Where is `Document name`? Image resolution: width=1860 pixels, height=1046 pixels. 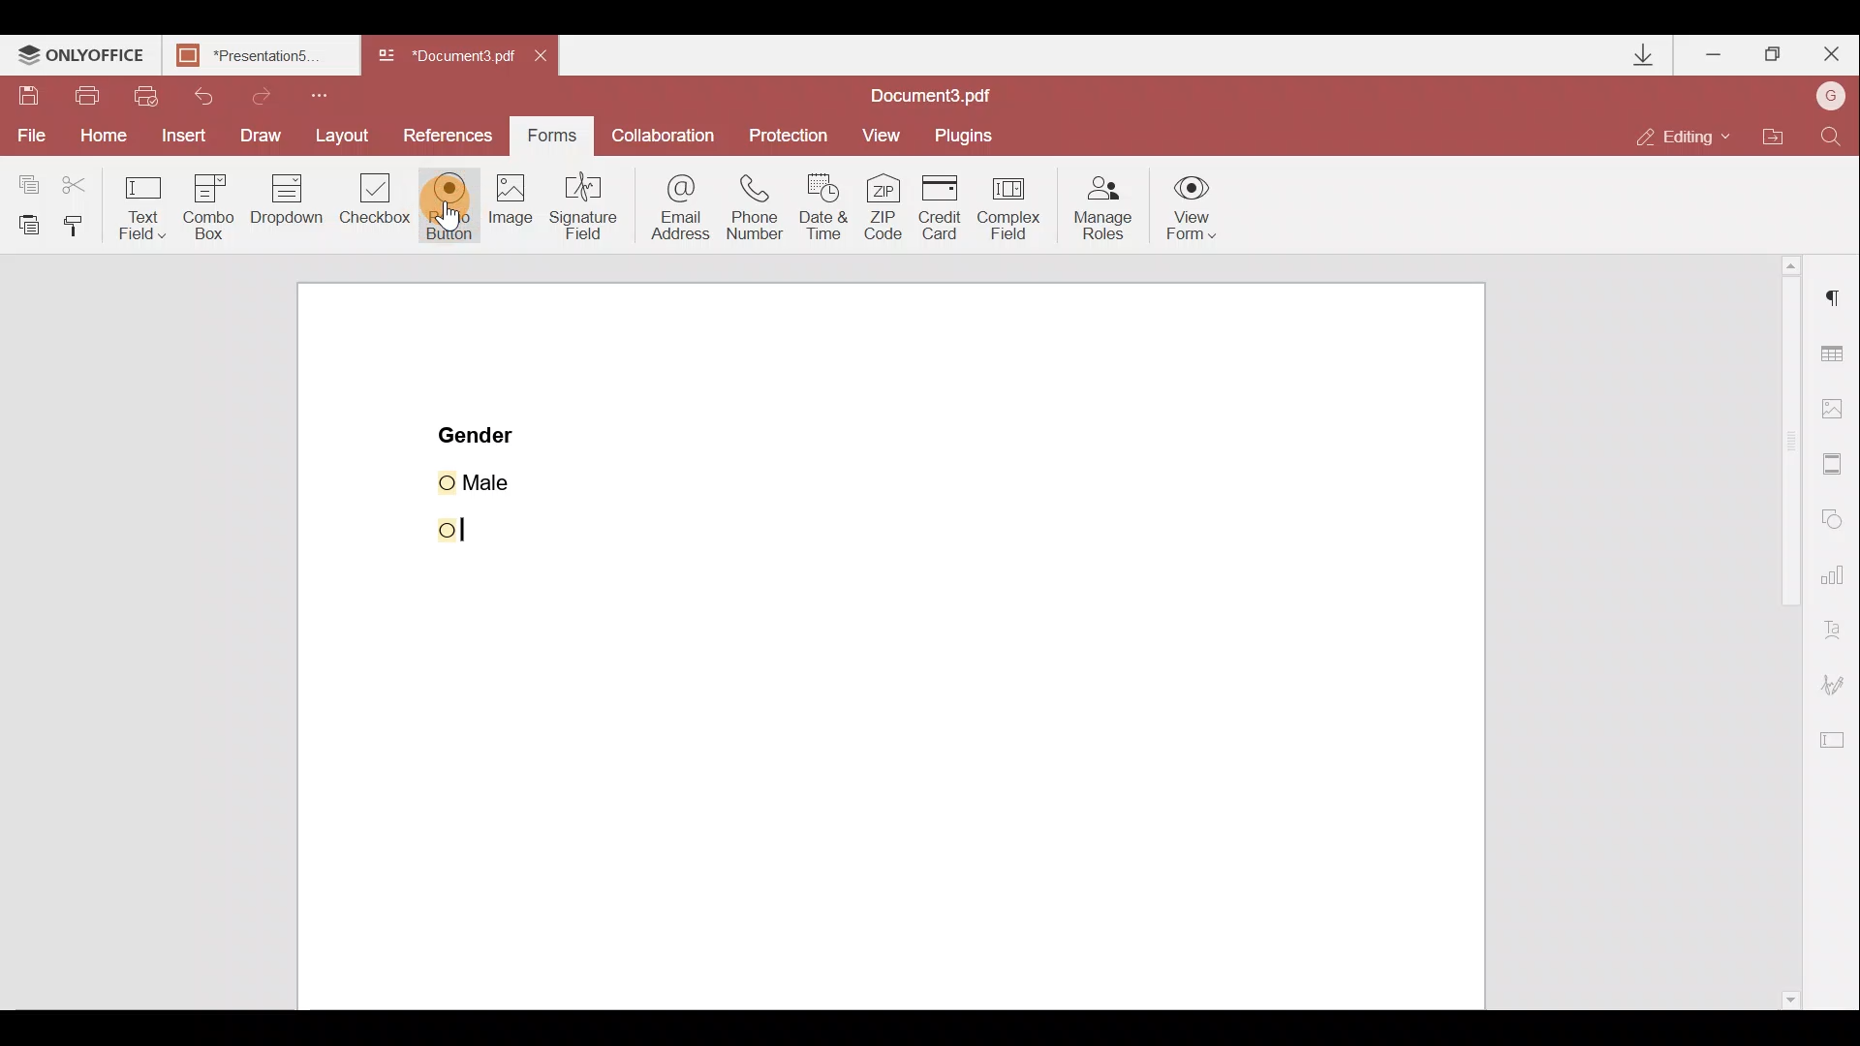 Document name is located at coordinates (449, 56).